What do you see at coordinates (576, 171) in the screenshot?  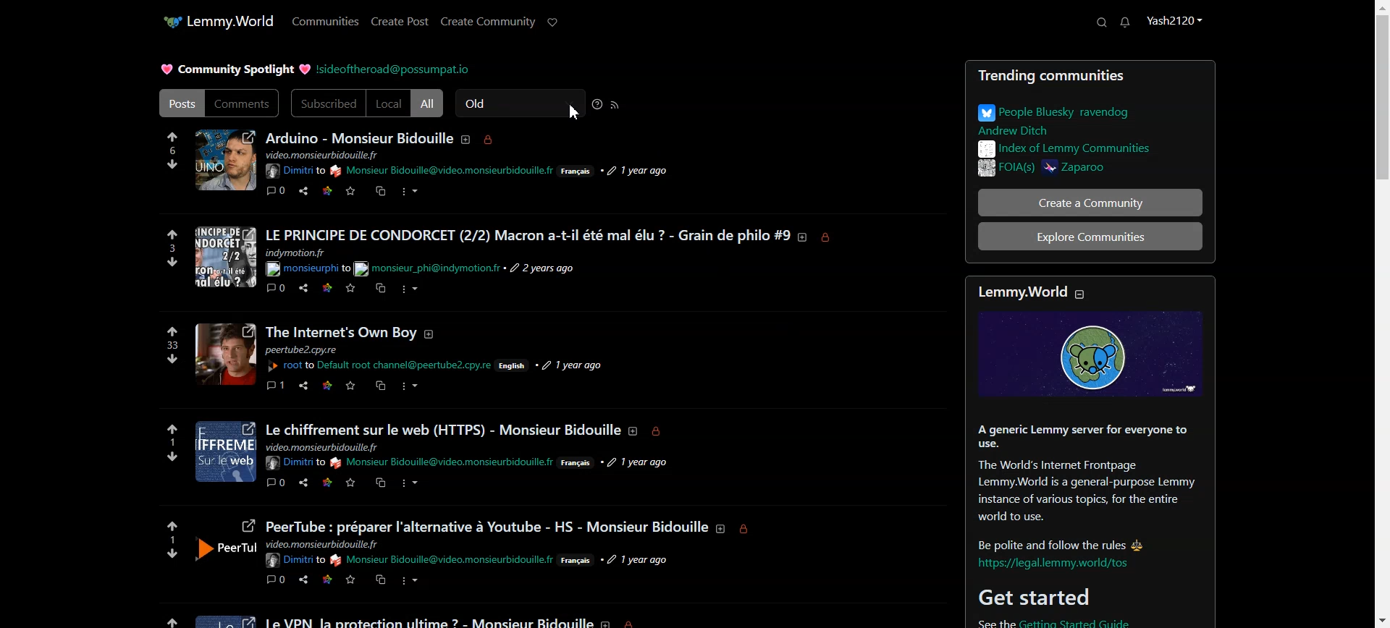 I see `Francais` at bounding box center [576, 171].